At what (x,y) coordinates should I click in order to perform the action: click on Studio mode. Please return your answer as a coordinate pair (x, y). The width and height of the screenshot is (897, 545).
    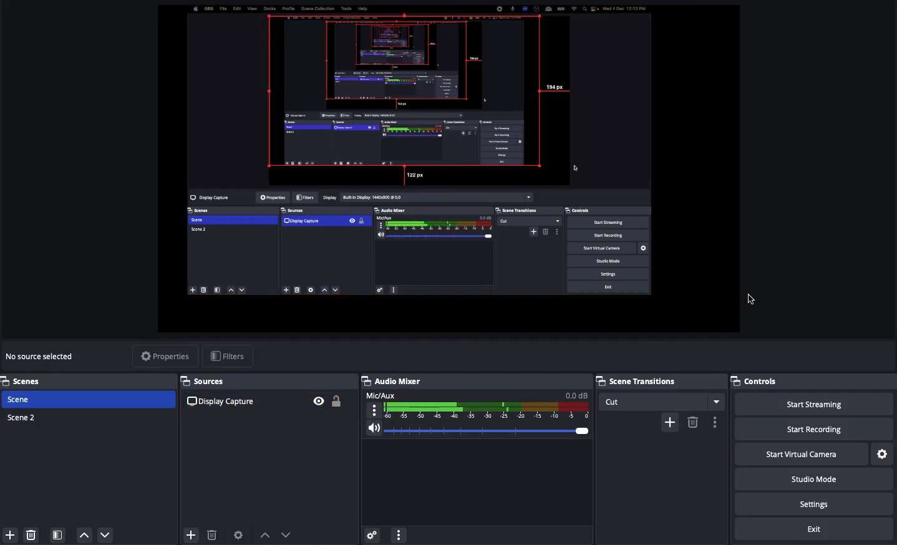
    Looking at the image, I should click on (823, 481).